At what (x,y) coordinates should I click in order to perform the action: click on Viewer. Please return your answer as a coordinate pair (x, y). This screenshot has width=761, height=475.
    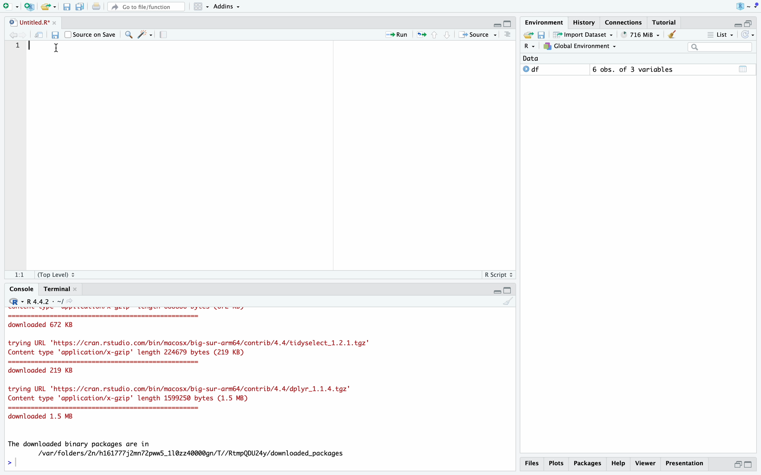
    Looking at the image, I should click on (646, 463).